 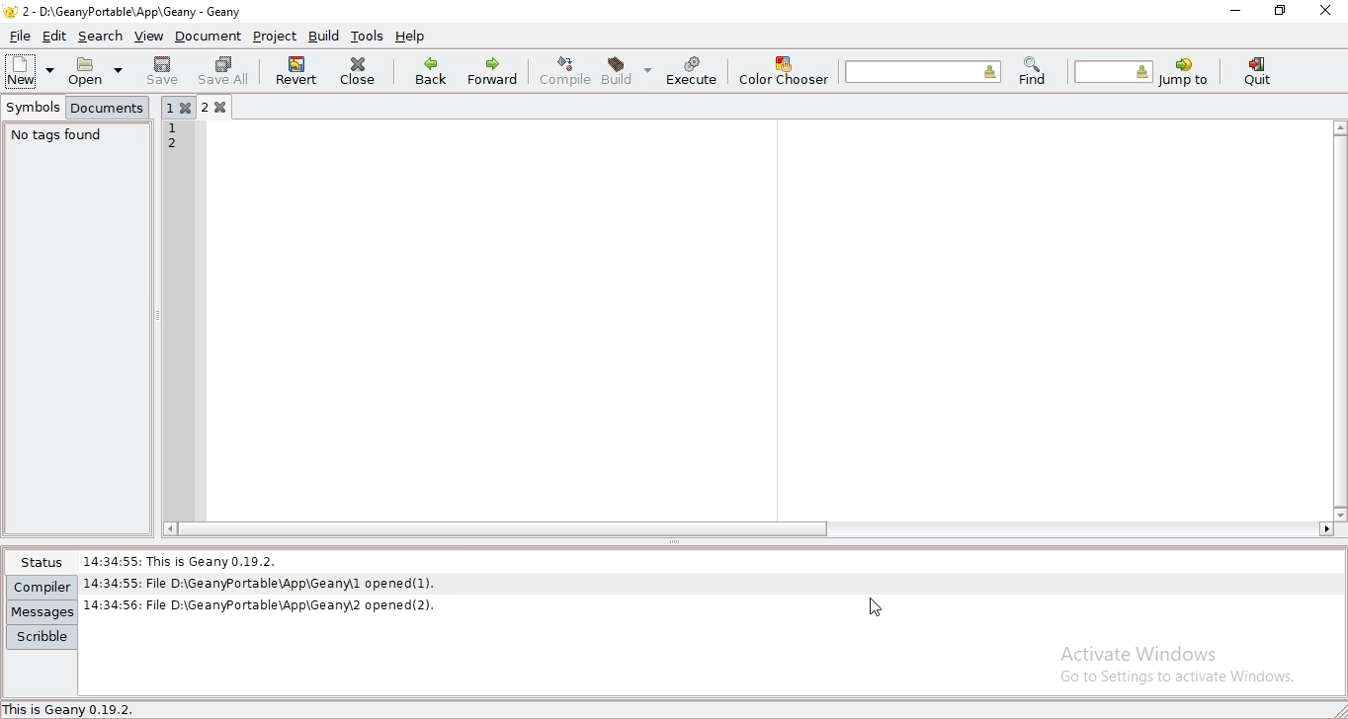 What do you see at coordinates (262, 603) in the screenshot?
I see `| 14:34:56: File D:\GeanyPortable\App\Geanw2 opened(2).` at bounding box center [262, 603].